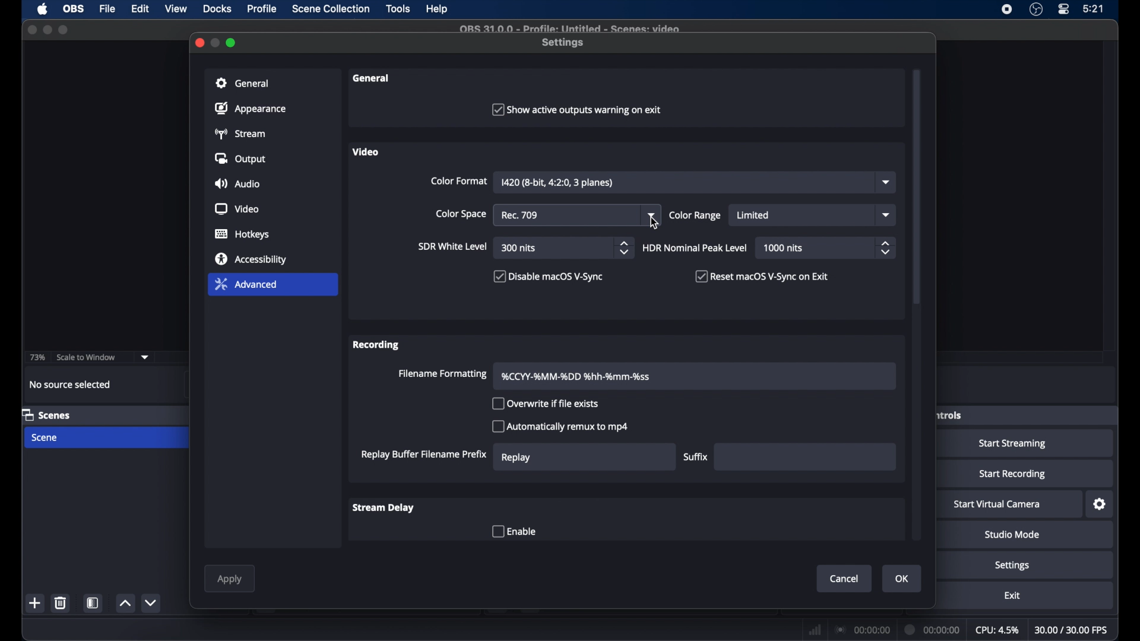  Describe the element at coordinates (845, 579) in the screenshot. I see `cancel` at that location.